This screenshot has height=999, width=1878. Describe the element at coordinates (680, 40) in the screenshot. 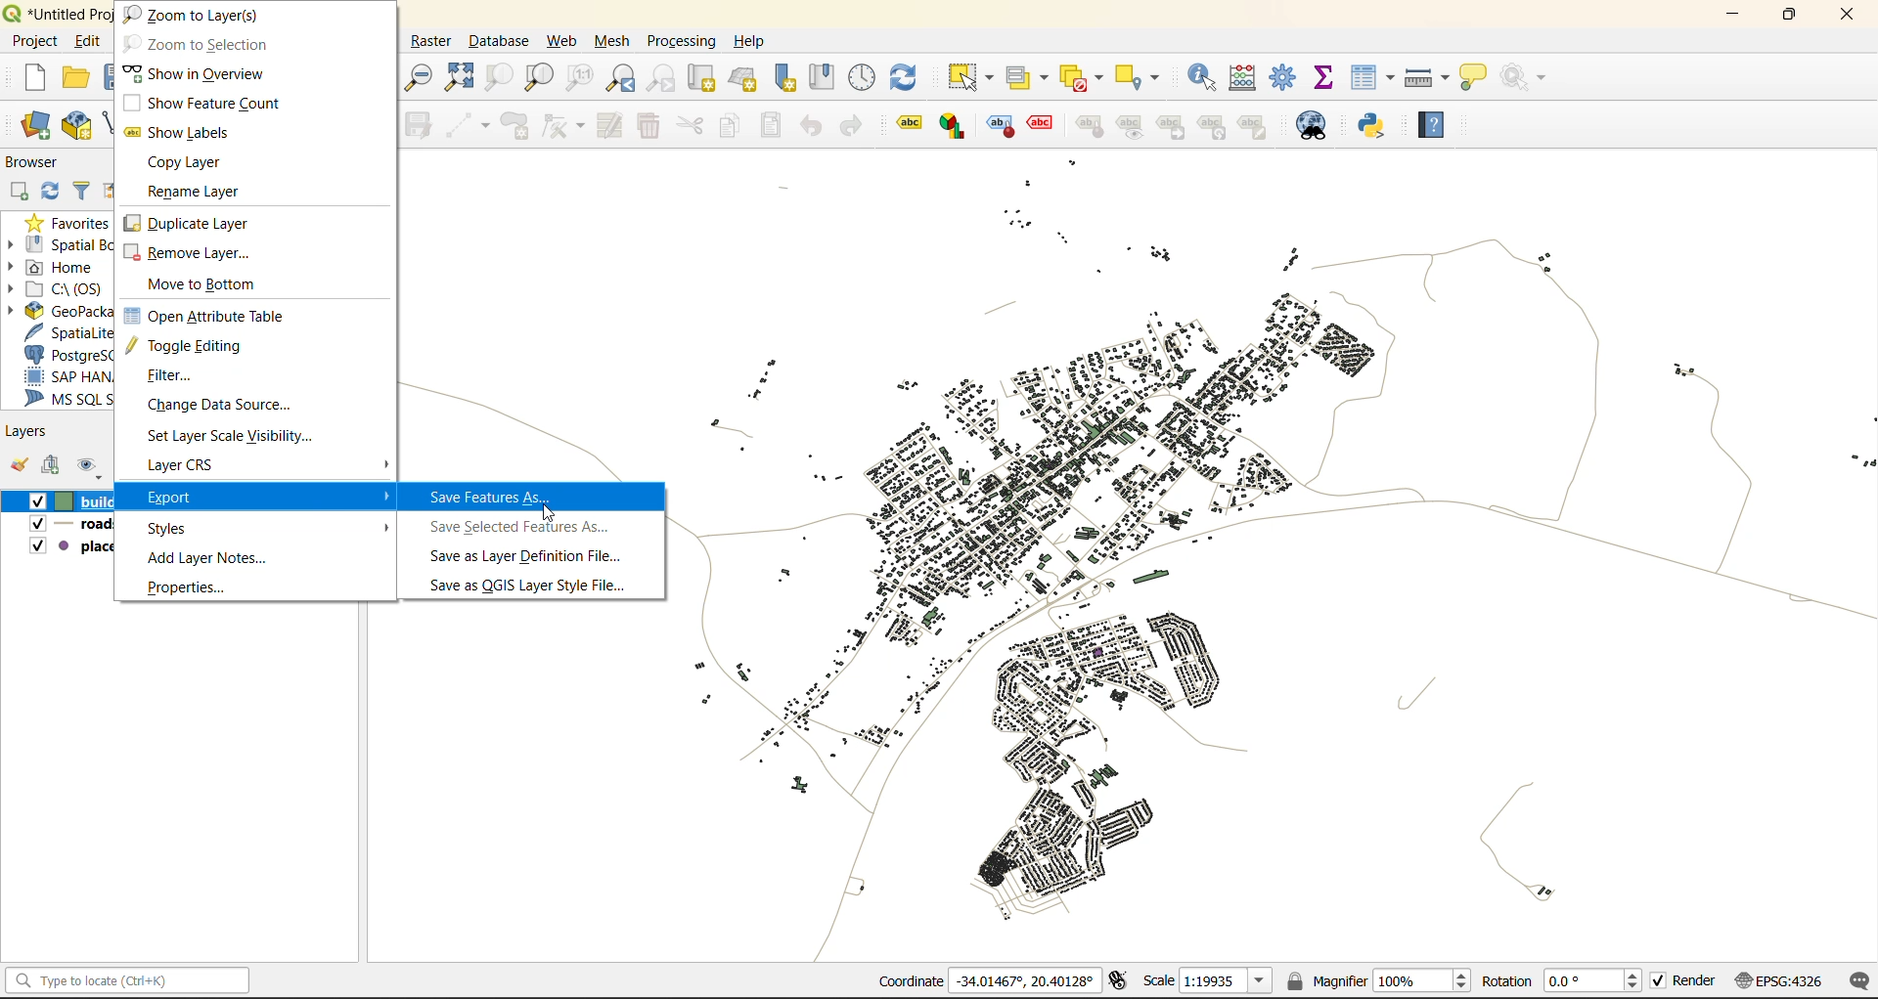

I see `processing` at that location.